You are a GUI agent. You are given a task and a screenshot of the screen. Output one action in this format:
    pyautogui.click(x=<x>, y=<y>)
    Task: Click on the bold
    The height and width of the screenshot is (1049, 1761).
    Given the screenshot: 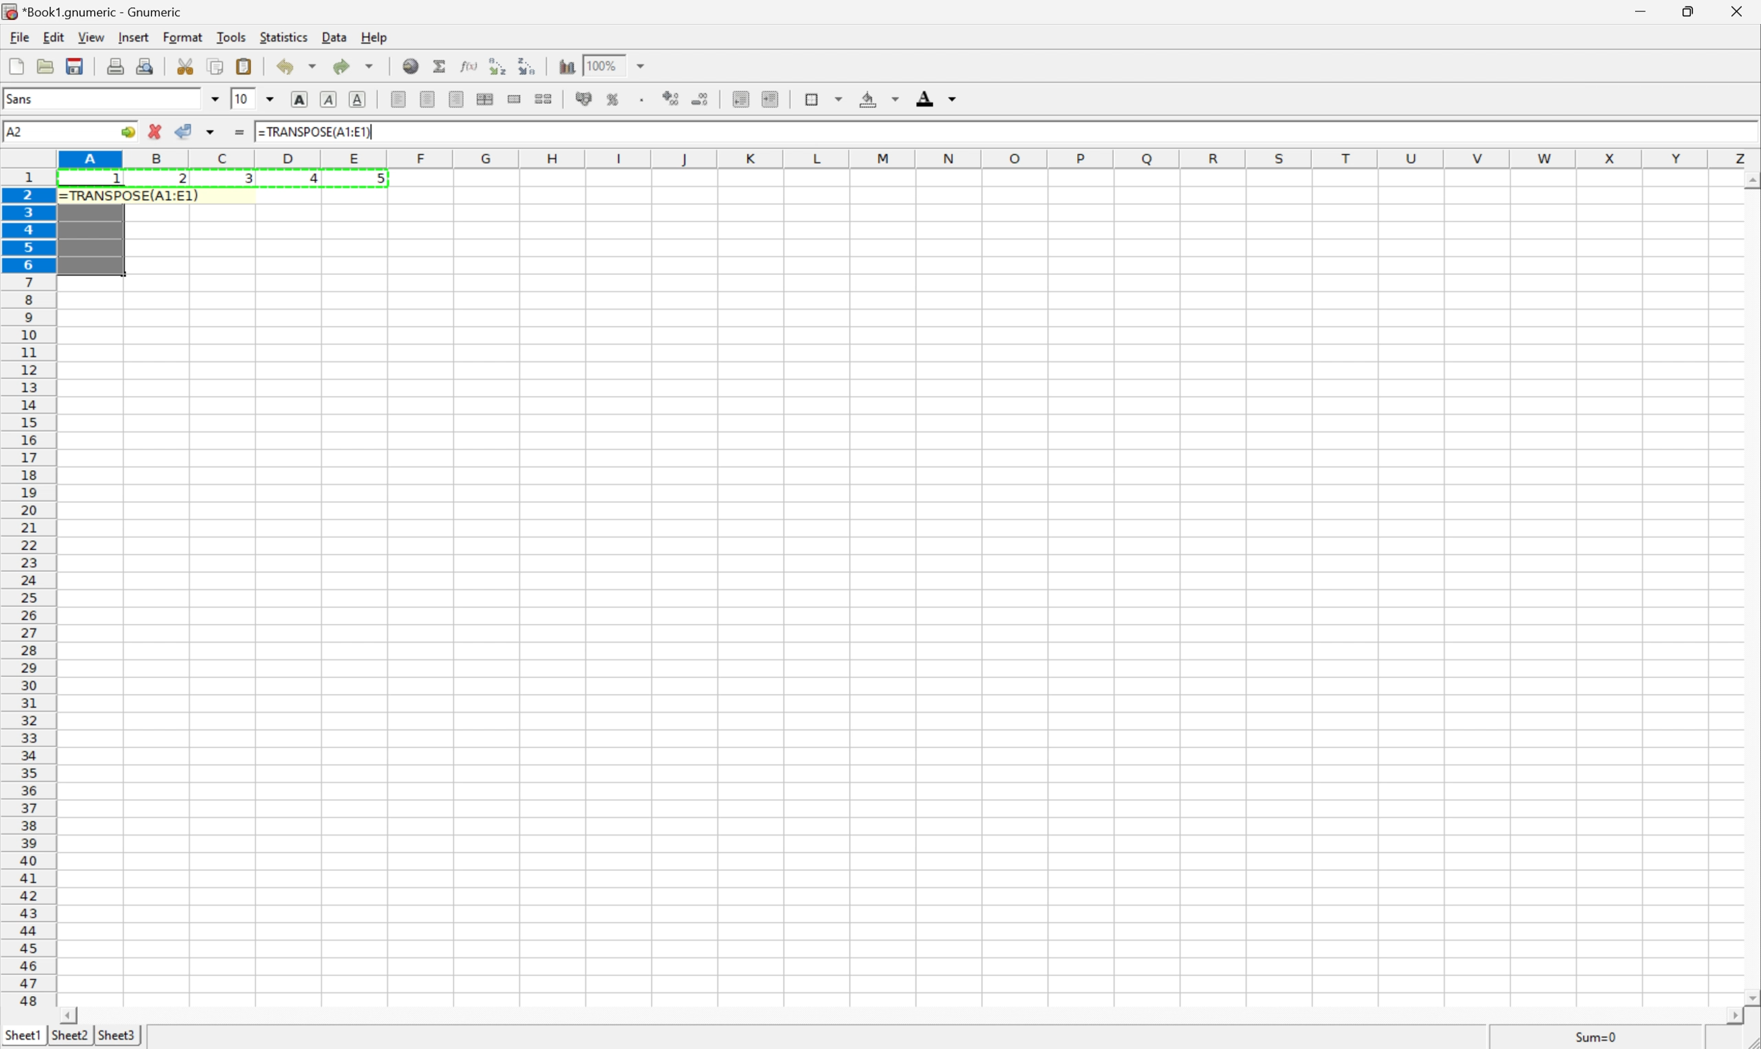 What is the action you would take?
    pyautogui.click(x=303, y=98)
    